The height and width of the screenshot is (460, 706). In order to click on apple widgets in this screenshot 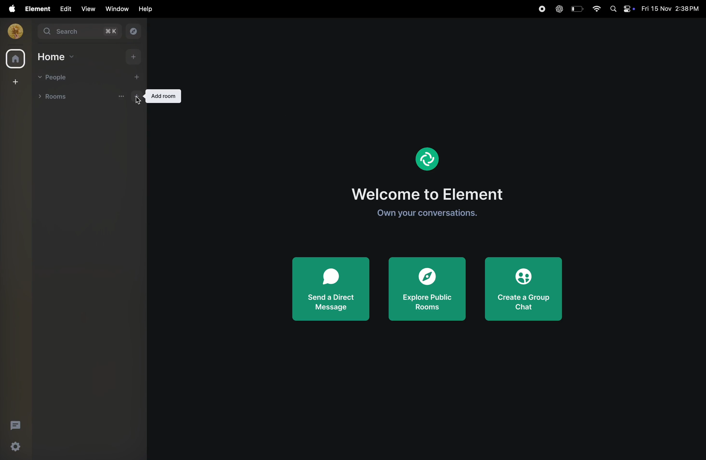, I will do `click(621, 8)`.